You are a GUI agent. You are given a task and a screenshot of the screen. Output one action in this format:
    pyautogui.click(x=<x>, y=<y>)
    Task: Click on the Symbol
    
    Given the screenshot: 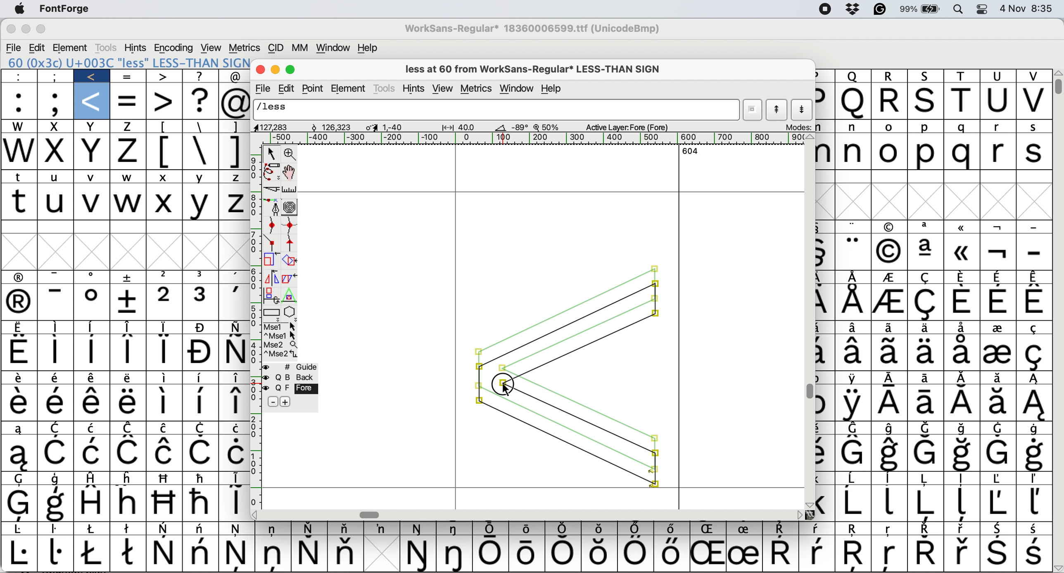 What is the action you would take?
    pyautogui.click(x=744, y=528)
    